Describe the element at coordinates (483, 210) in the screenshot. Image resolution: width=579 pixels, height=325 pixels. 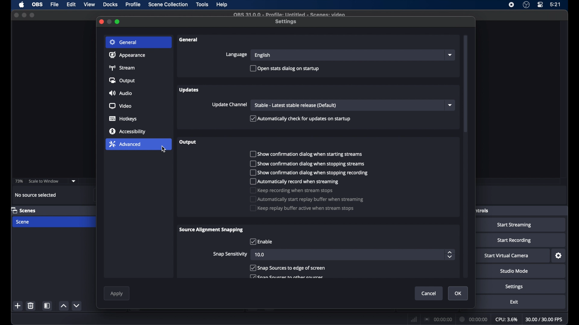
I see `obscure label` at that location.